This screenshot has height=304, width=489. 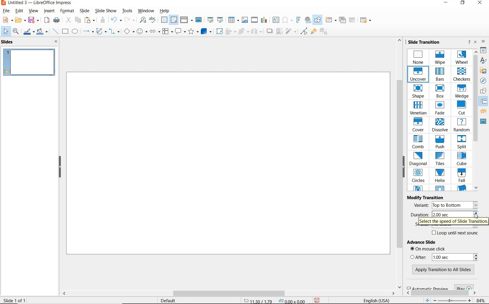 I want to click on SCROLLBAR, so click(x=476, y=120).